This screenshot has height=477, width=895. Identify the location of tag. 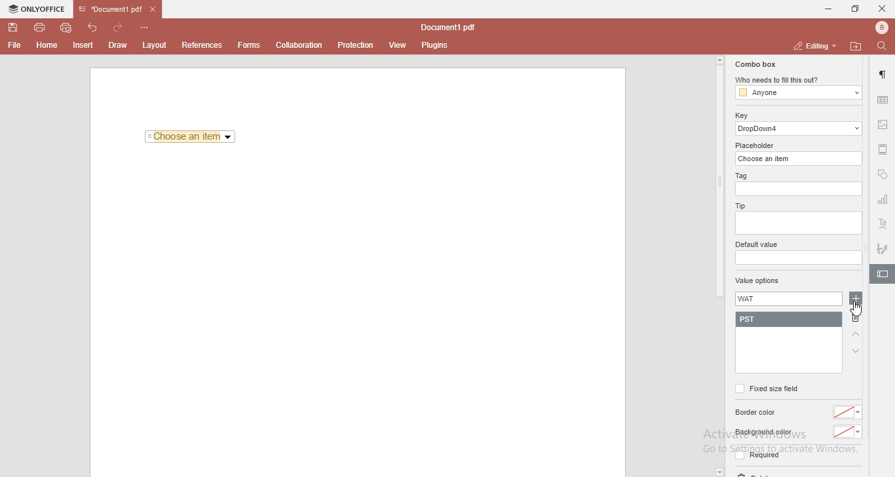
(740, 176).